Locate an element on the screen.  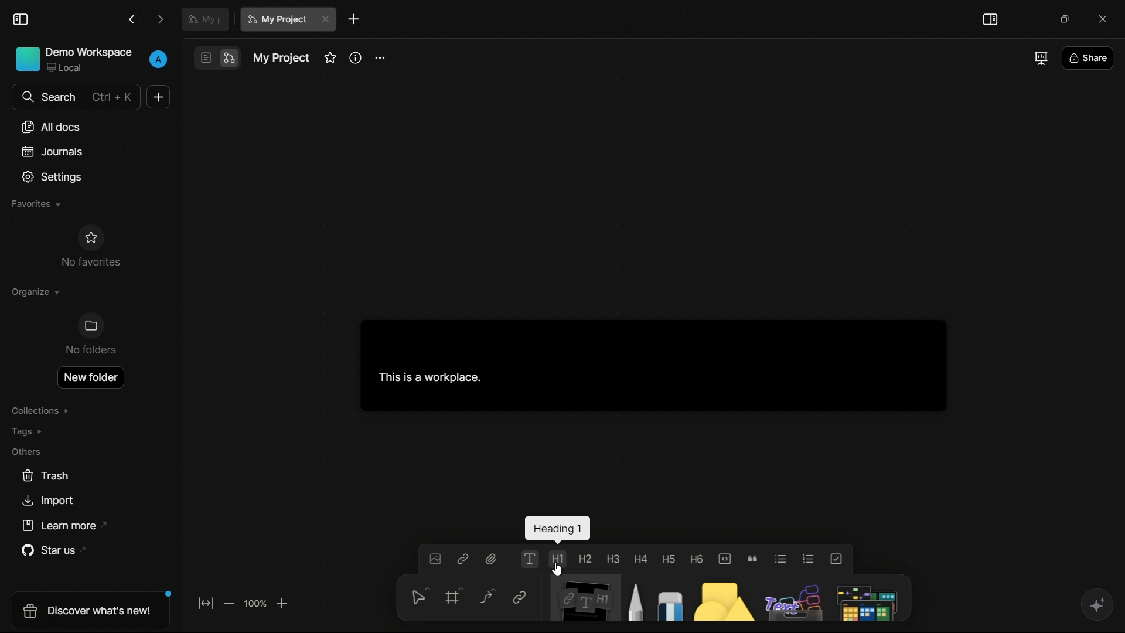
document name is located at coordinates (281, 59).